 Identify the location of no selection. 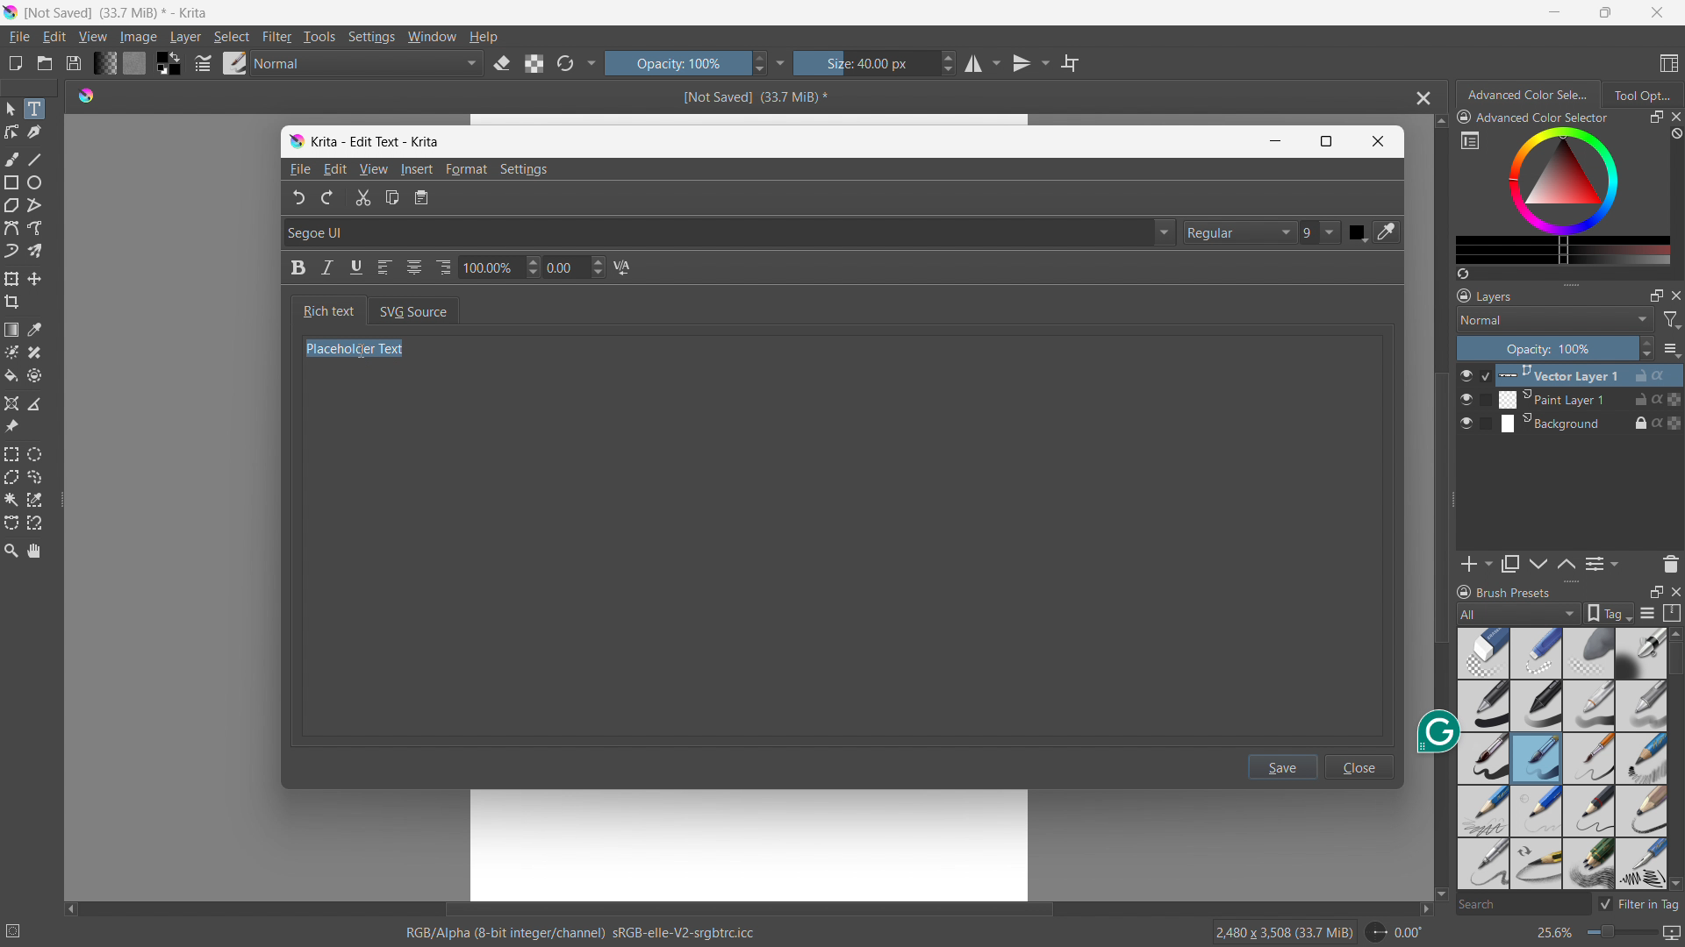
(21, 928).